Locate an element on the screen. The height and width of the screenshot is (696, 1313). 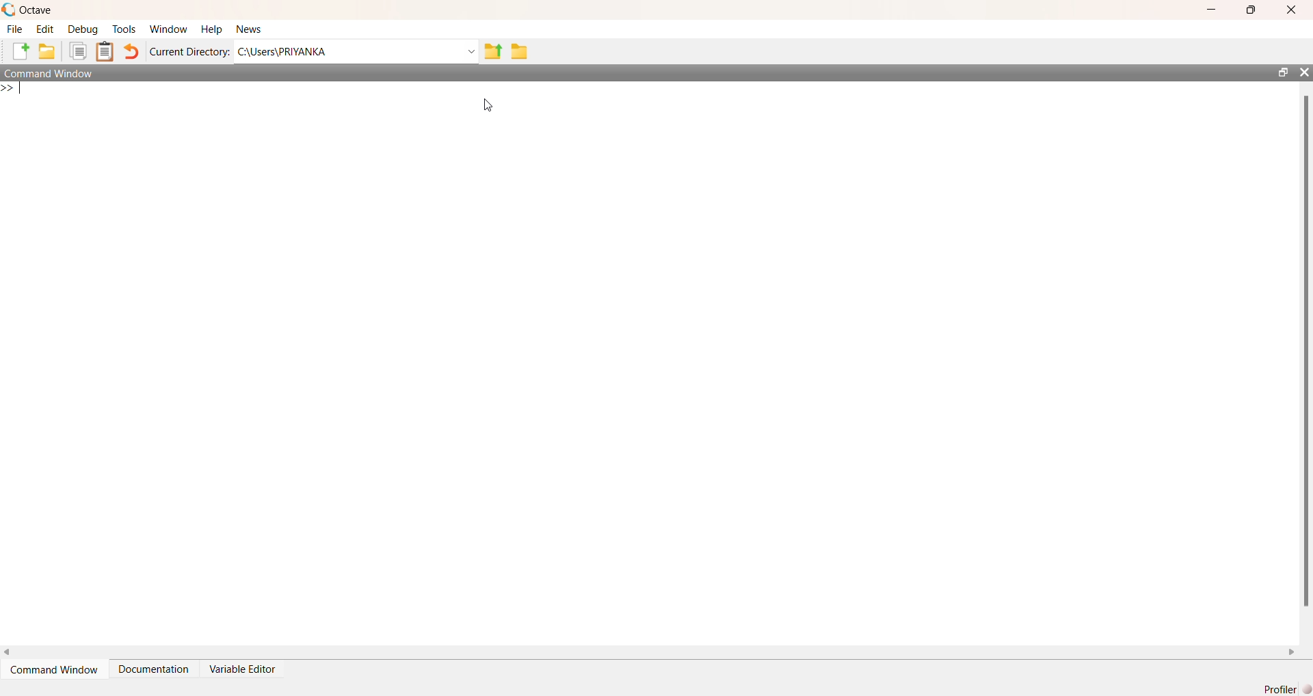
octave is located at coordinates (44, 9).